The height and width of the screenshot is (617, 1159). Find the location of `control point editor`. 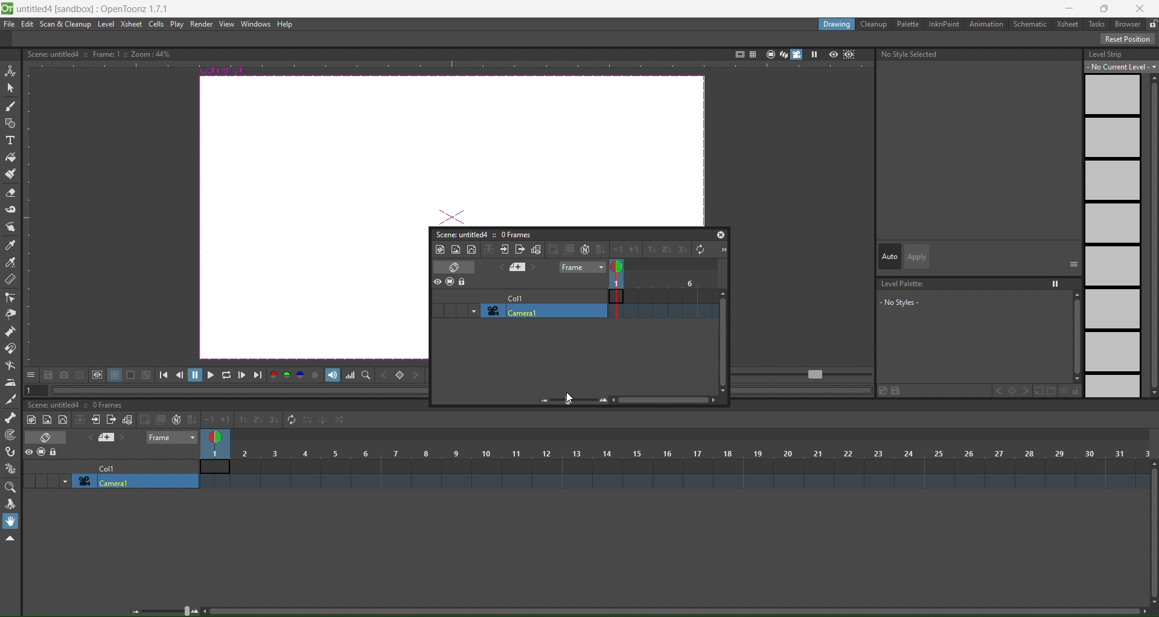

control point editor is located at coordinates (10, 298).